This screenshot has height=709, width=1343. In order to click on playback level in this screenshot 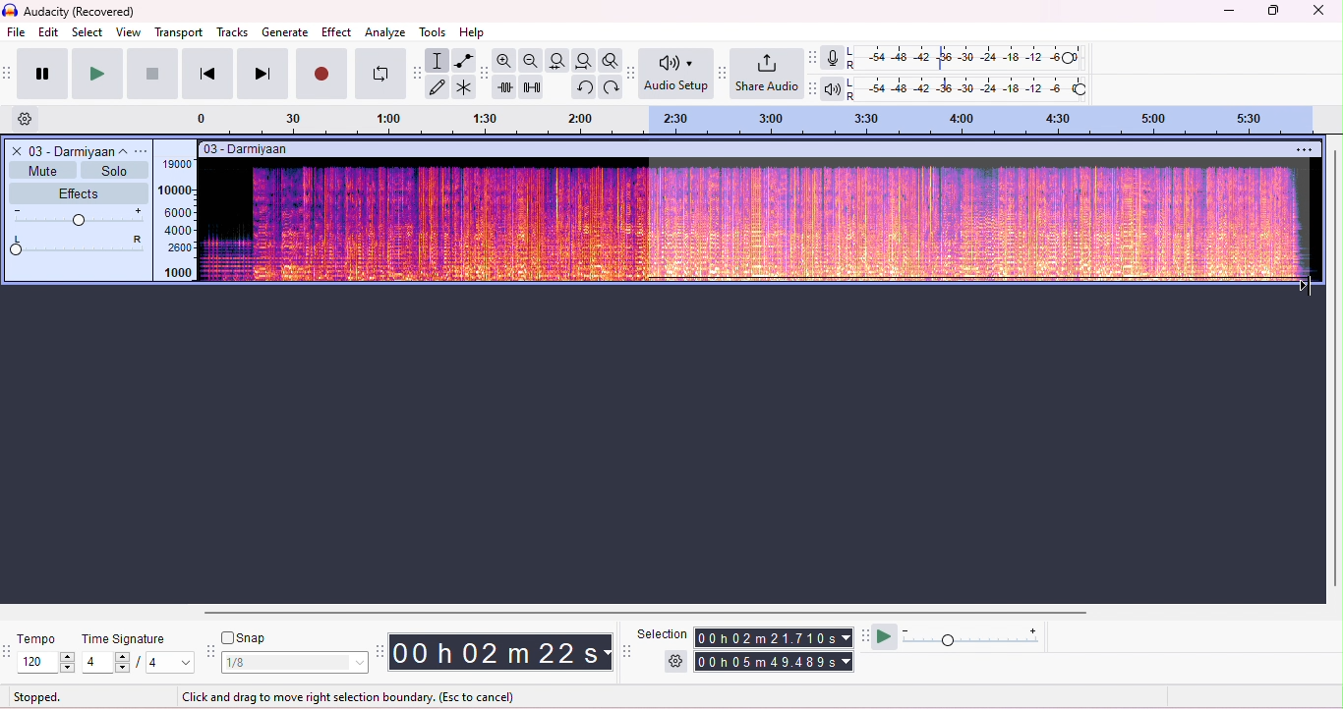, I will do `click(969, 87)`.